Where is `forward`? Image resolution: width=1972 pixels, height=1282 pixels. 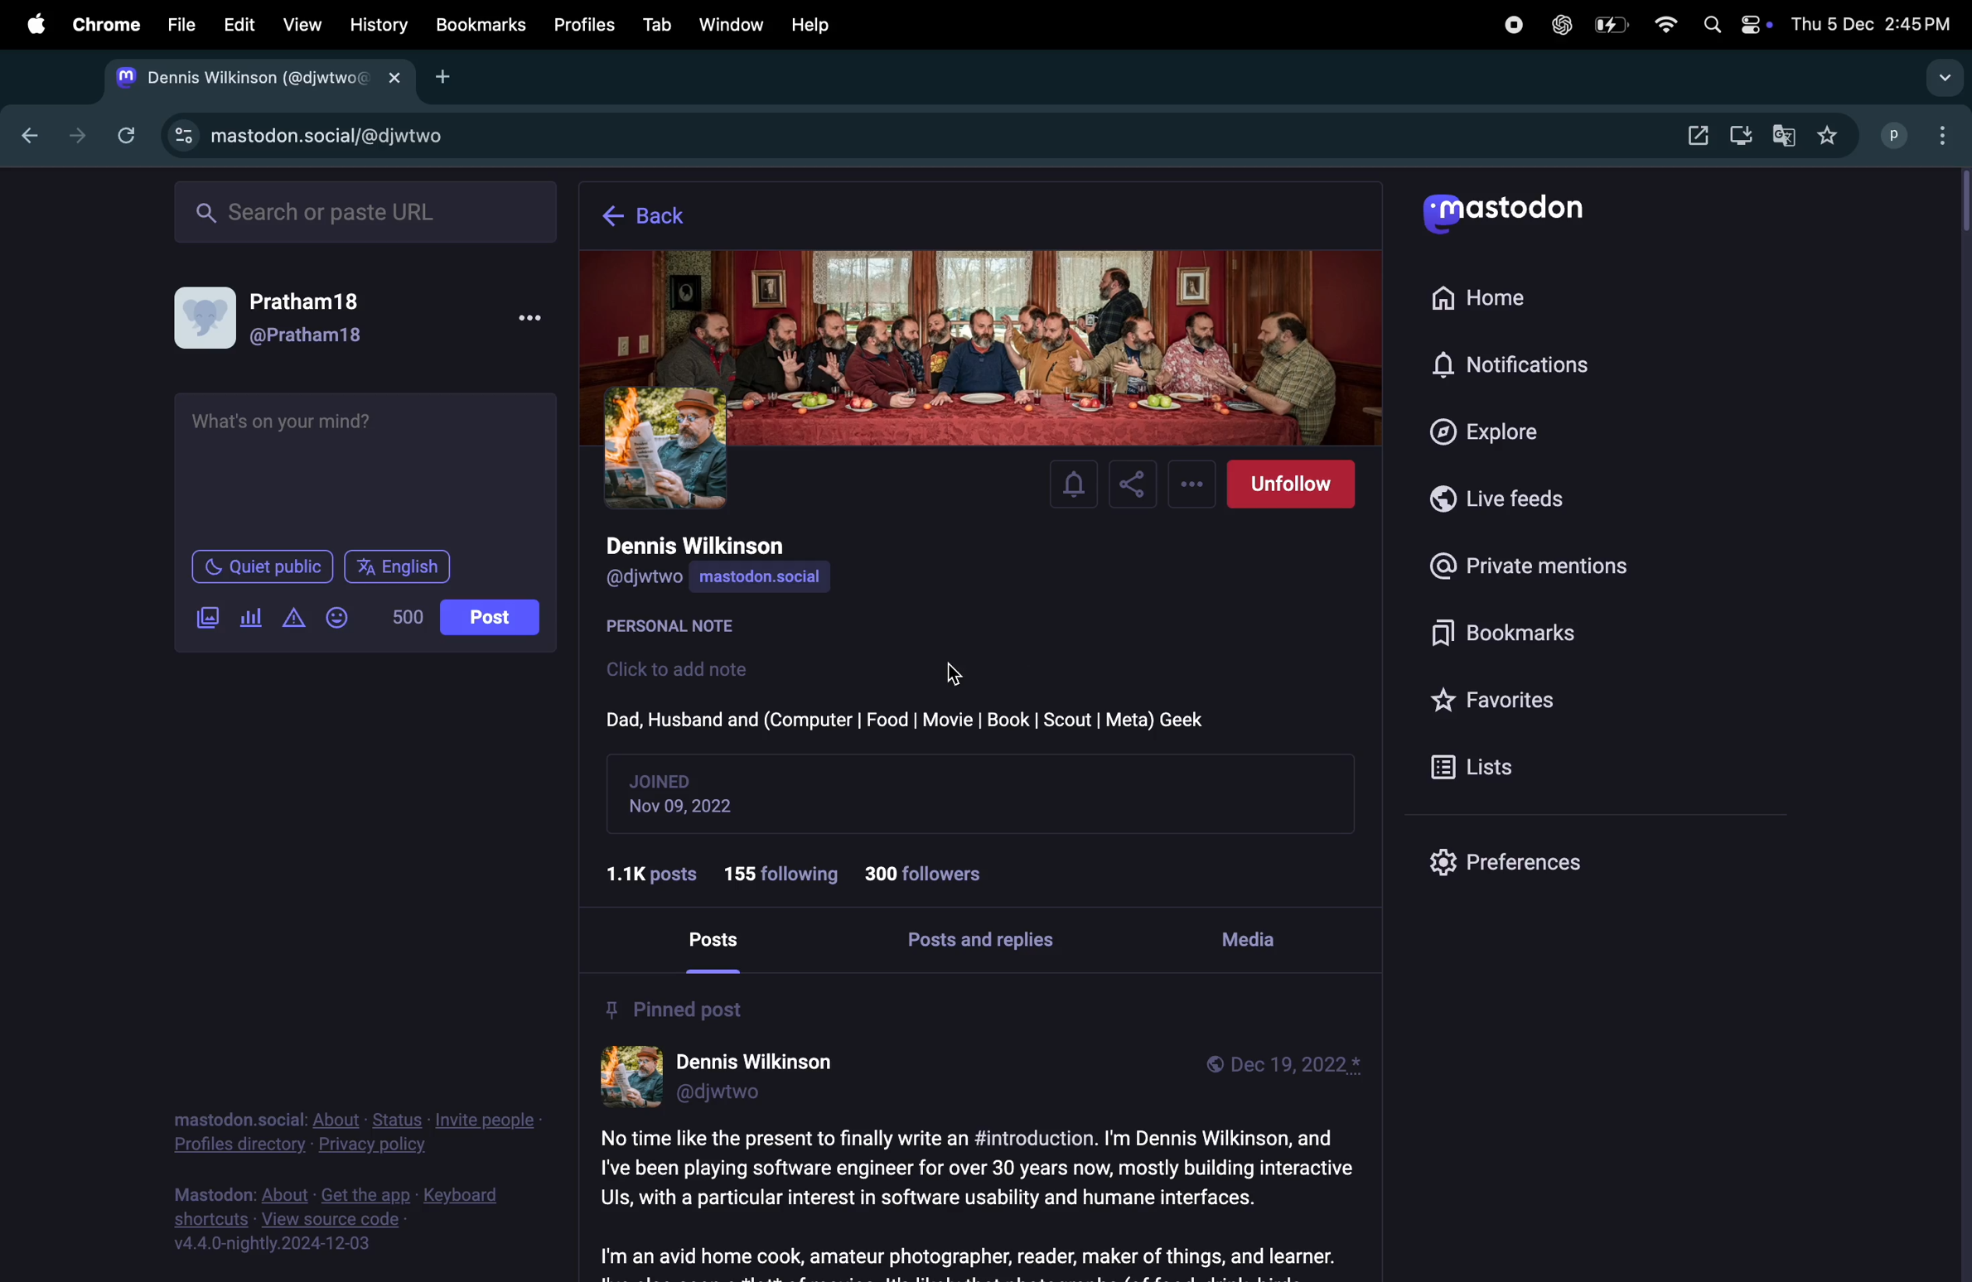 forward is located at coordinates (75, 133).